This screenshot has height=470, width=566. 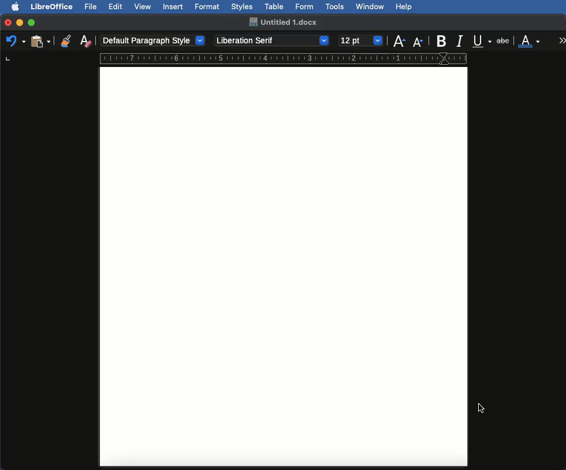 What do you see at coordinates (273, 40) in the screenshot?
I see `Font style` at bounding box center [273, 40].